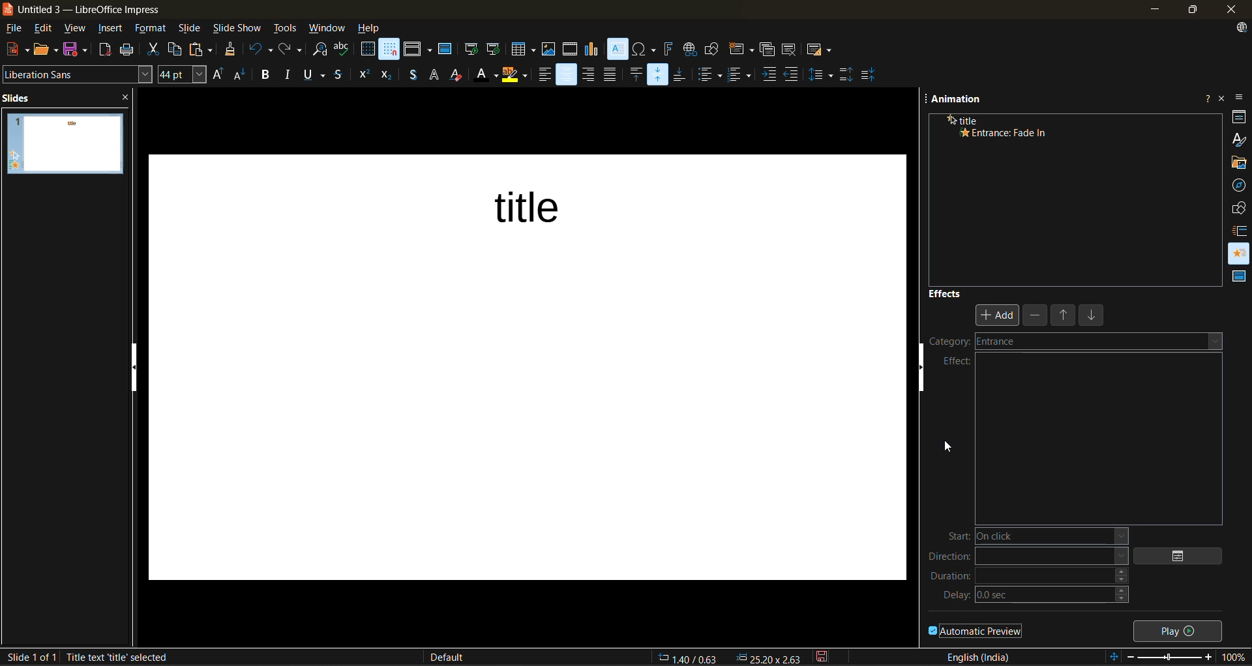 This screenshot has width=1252, height=666. What do you see at coordinates (21, 97) in the screenshot?
I see `slides` at bounding box center [21, 97].